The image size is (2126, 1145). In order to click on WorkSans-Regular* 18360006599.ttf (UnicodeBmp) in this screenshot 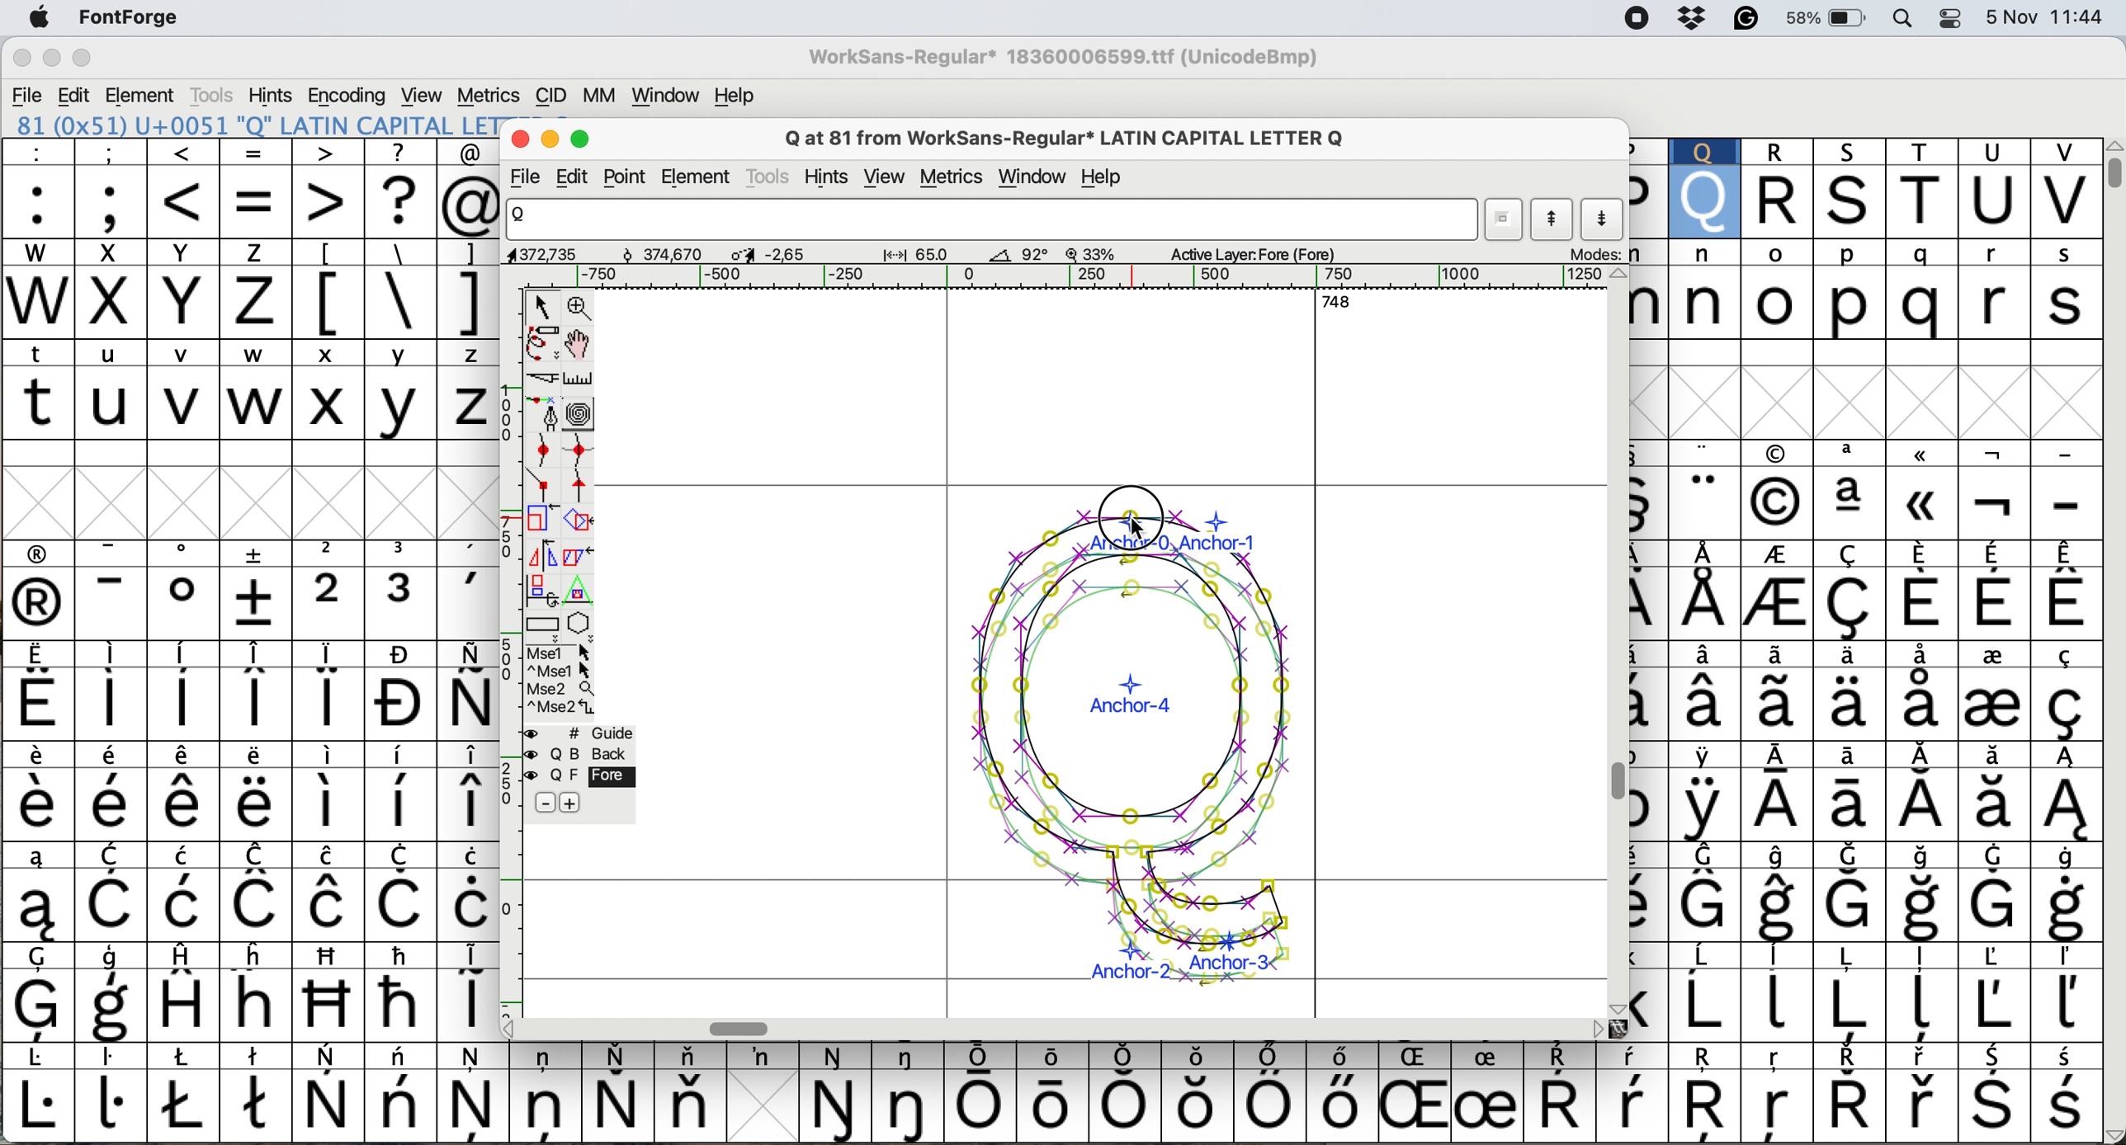, I will do `click(1070, 50)`.